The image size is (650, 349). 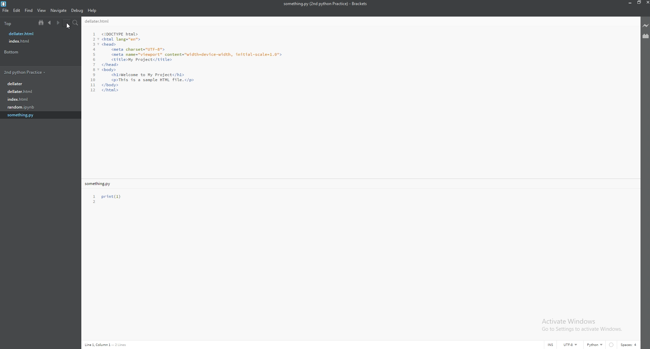 I want to click on language, so click(x=595, y=344).